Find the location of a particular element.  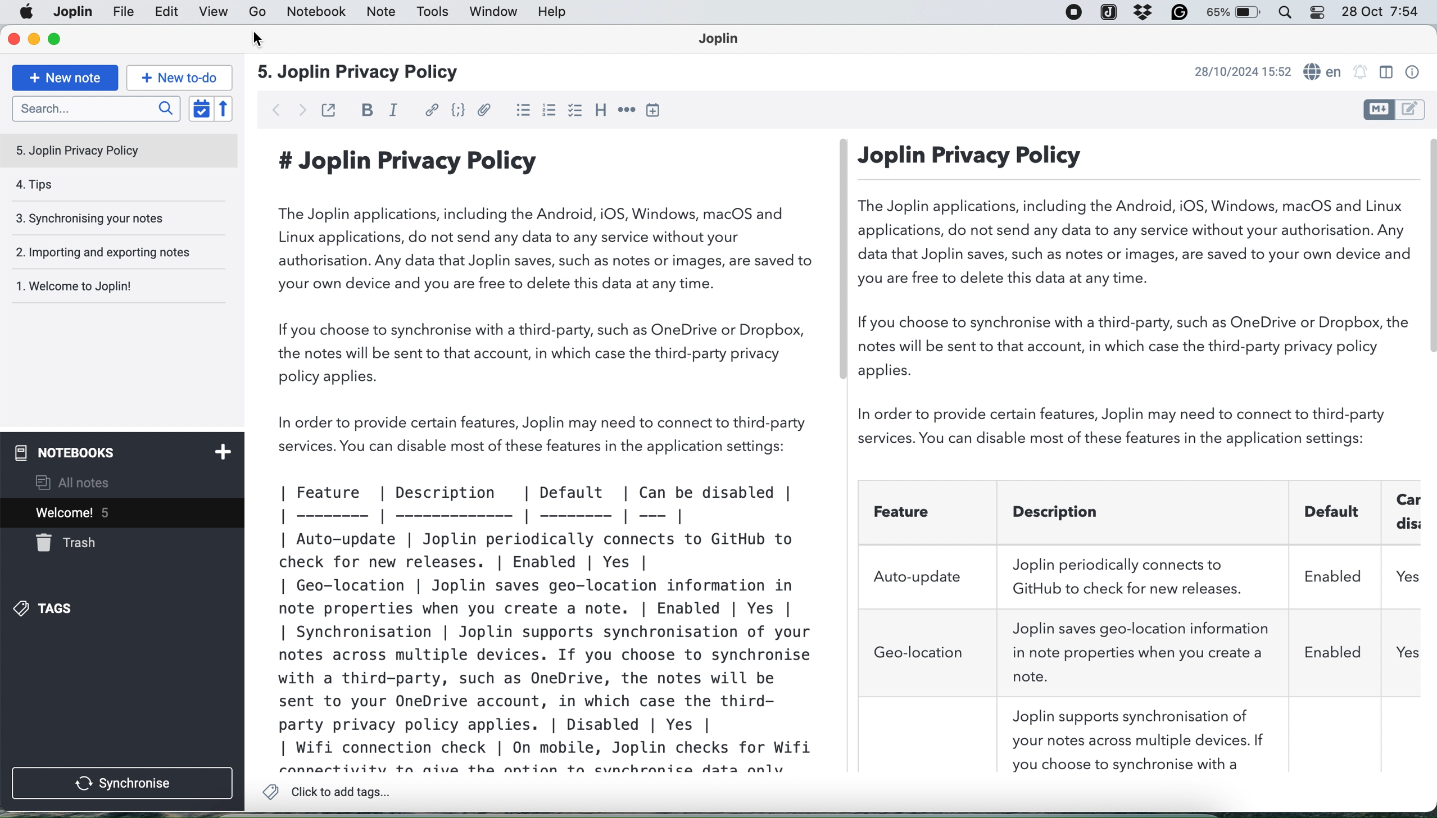

alarm is located at coordinates (1361, 73).